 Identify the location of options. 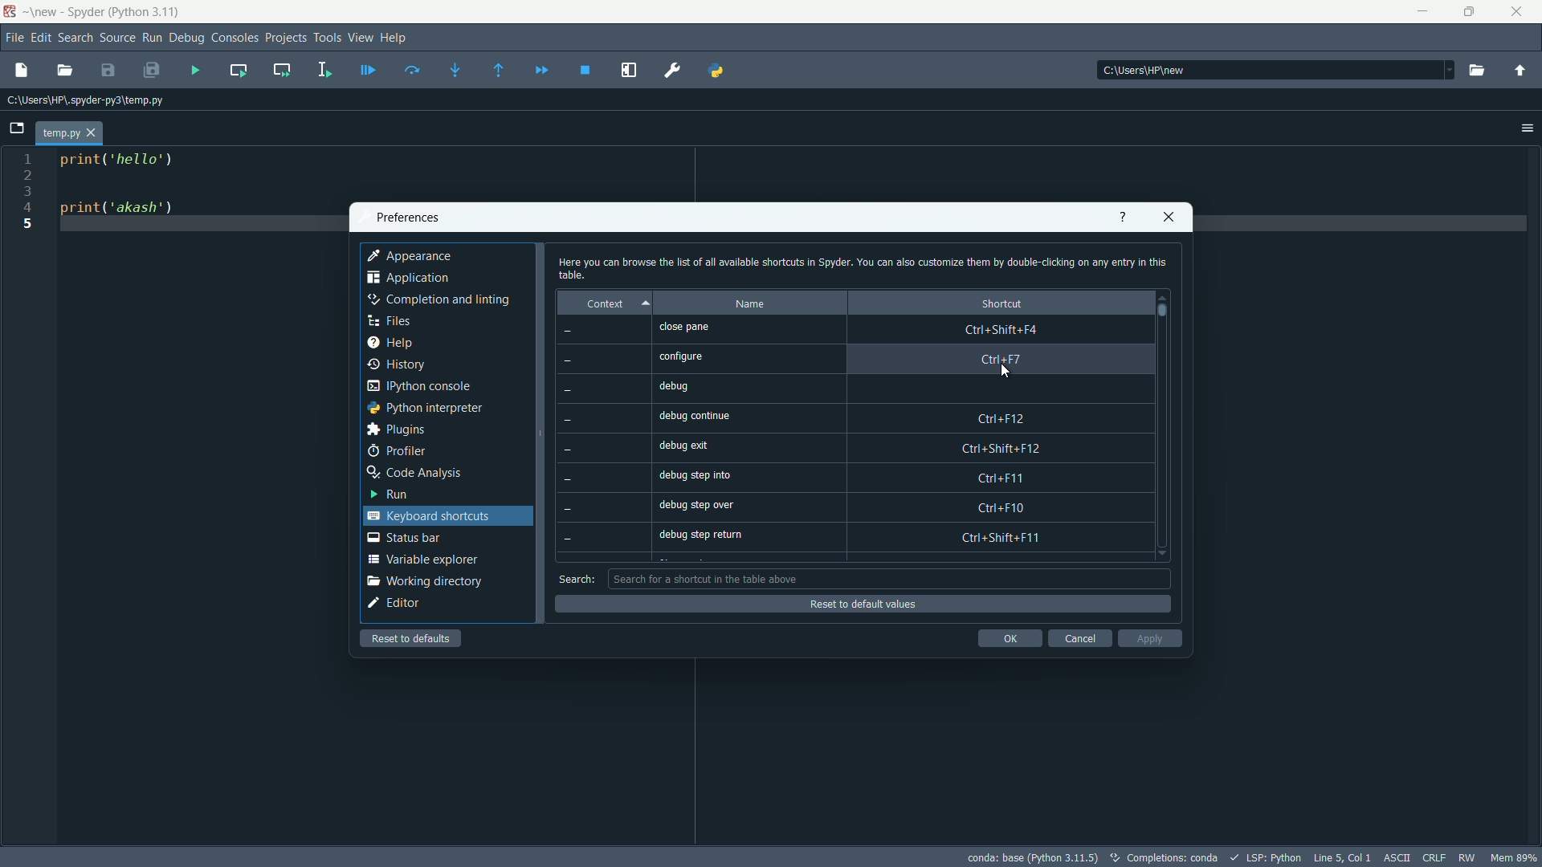
(1528, 128).